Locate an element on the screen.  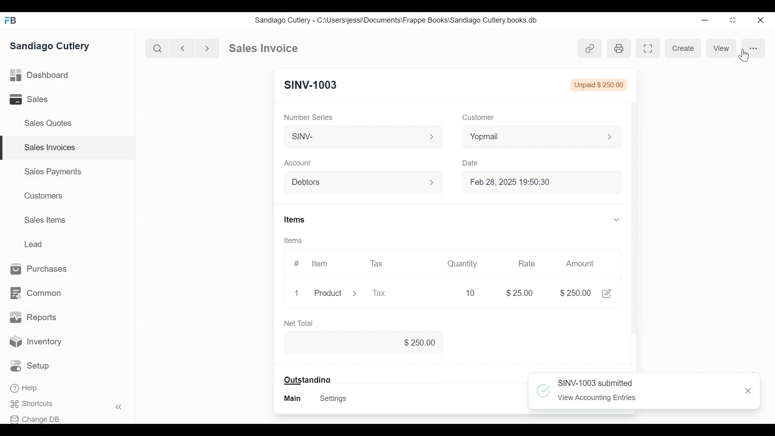
Sandiago Cutlery is located at coordinates (52, 46).